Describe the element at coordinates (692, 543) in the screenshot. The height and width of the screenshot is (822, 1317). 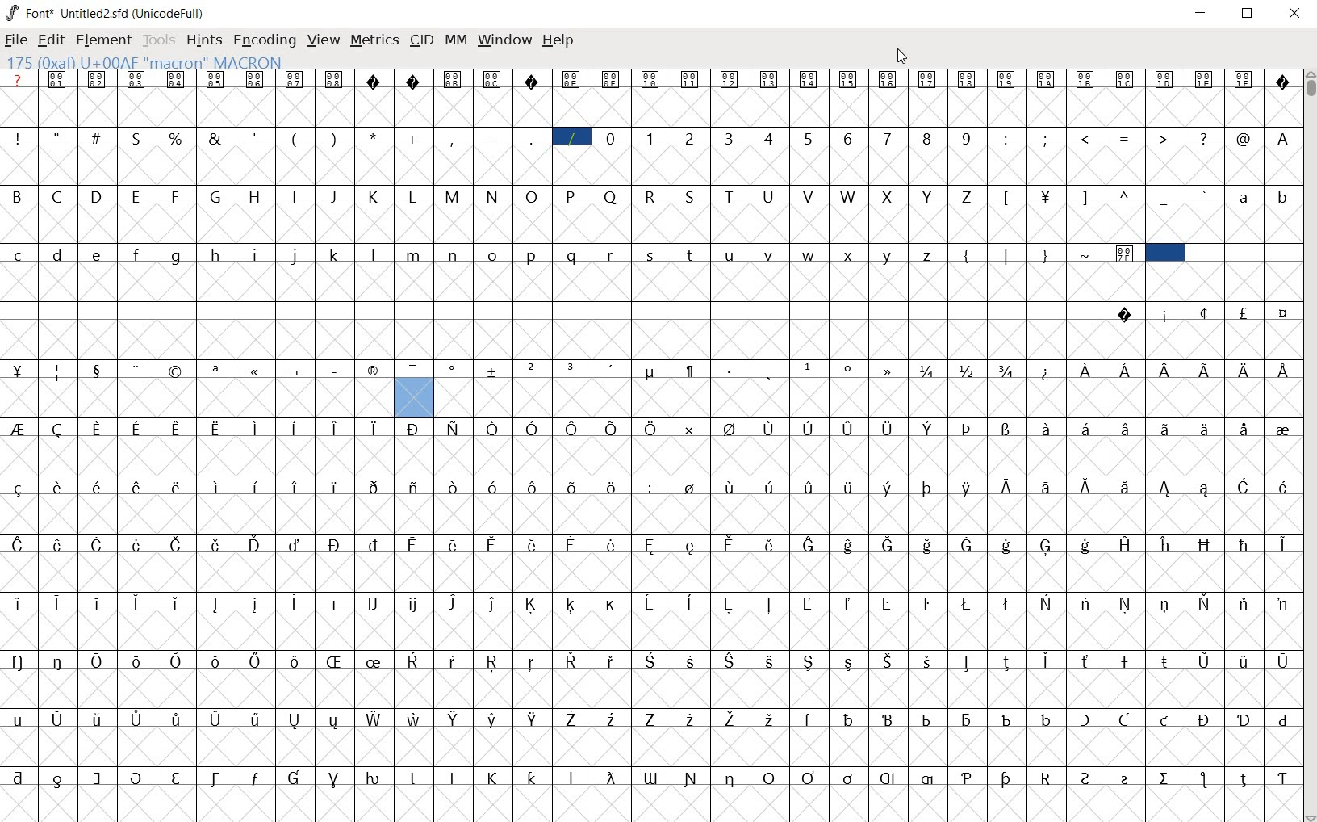
I see `Symbol` at that location.